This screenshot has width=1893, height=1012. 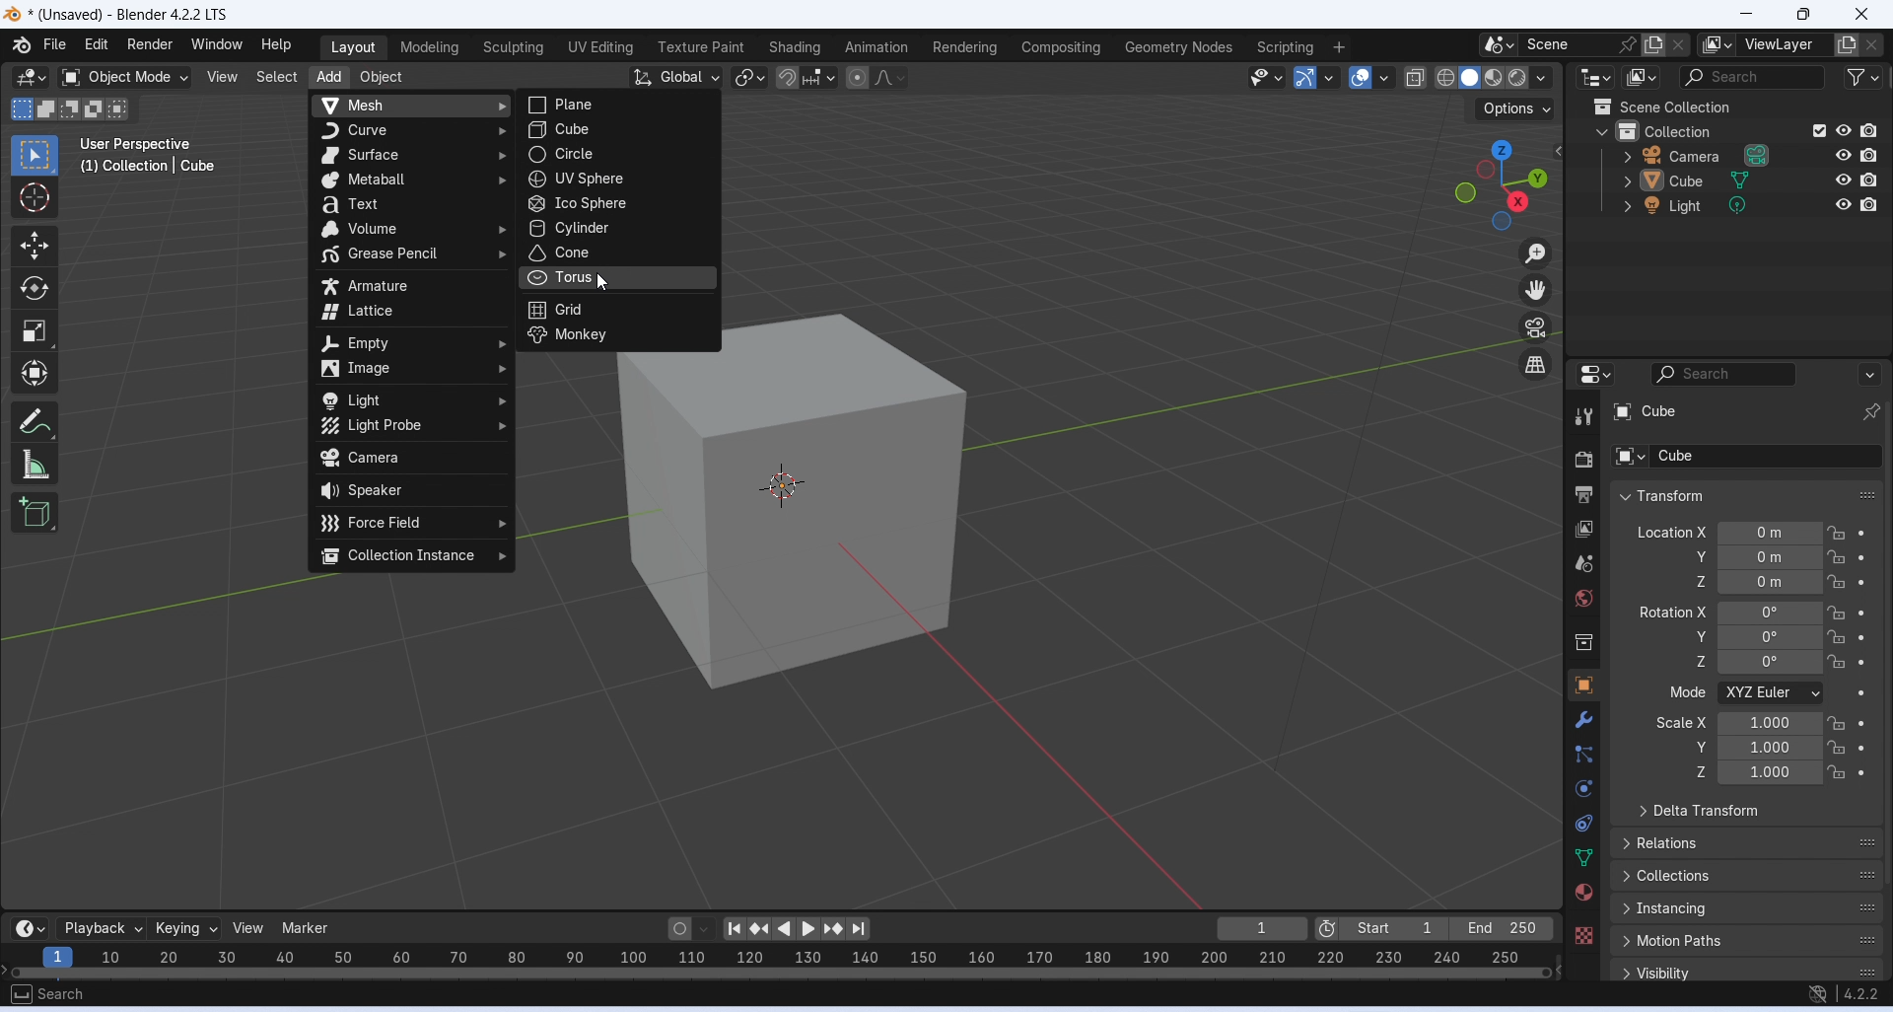 What do you see at coordinates (1801, 14) in the screenshot?
I see `Maximize` at bounding box center [1801, 14].